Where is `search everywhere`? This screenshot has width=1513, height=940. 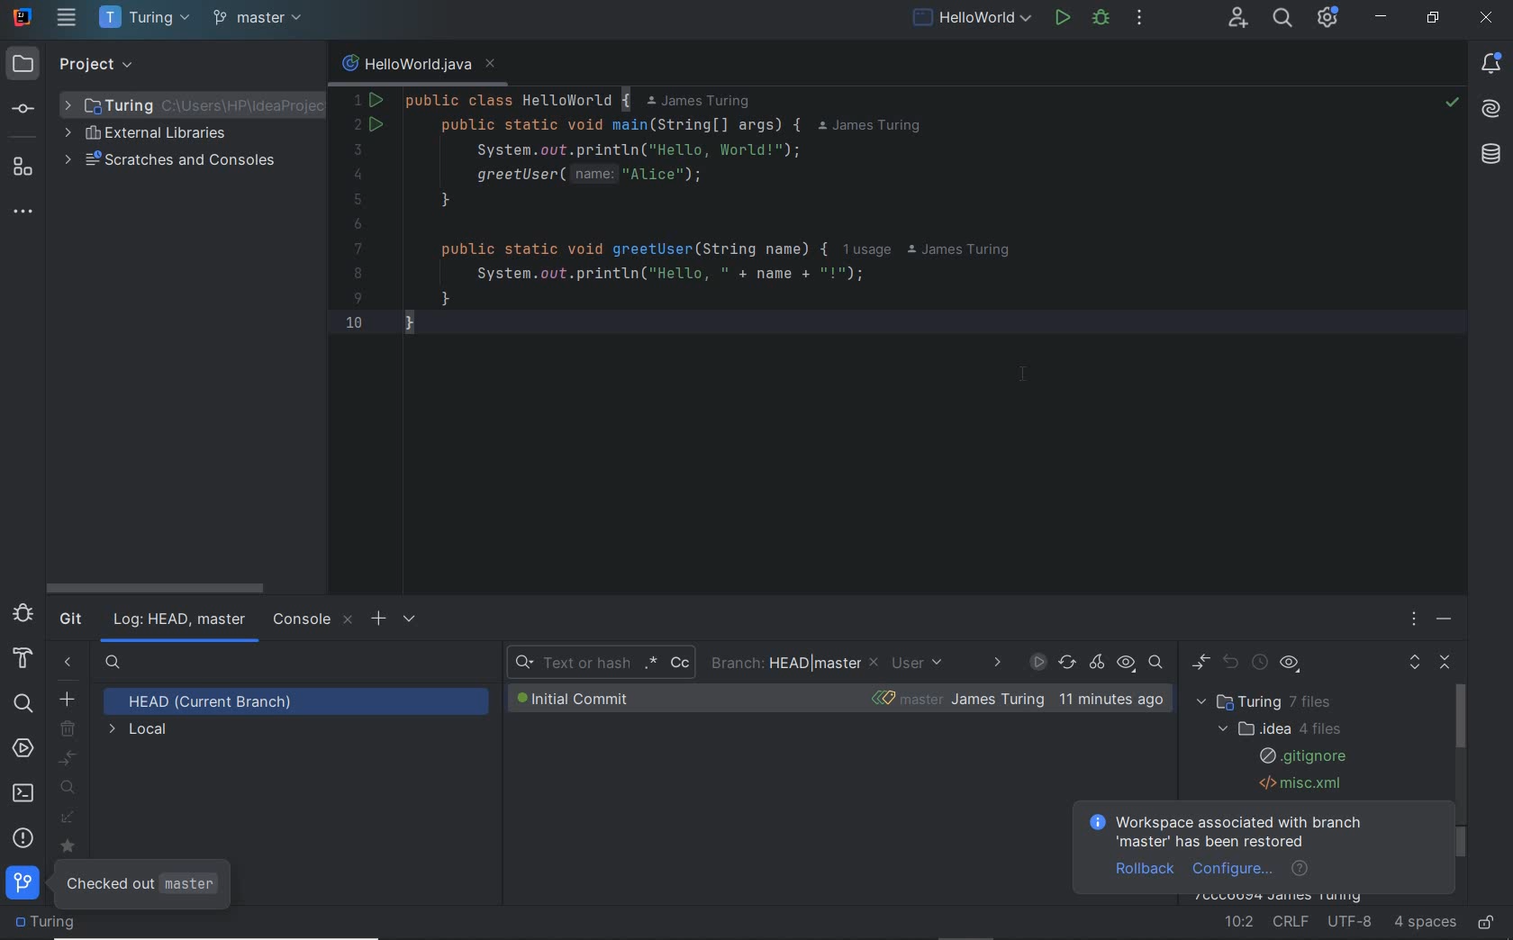 search everywhere is located at coordinates (1282, 19).